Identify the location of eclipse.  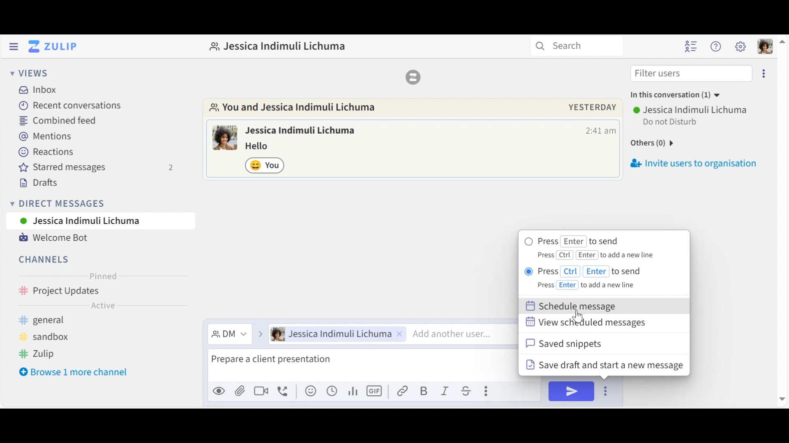
(765, 73).